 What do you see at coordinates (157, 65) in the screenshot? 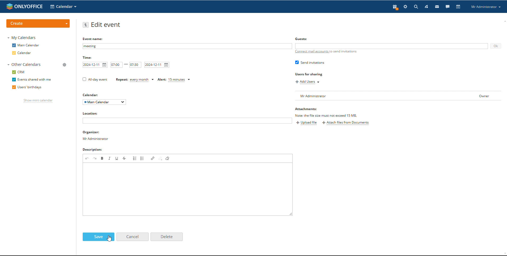
I see `end date` at bounding box center [157, 65].